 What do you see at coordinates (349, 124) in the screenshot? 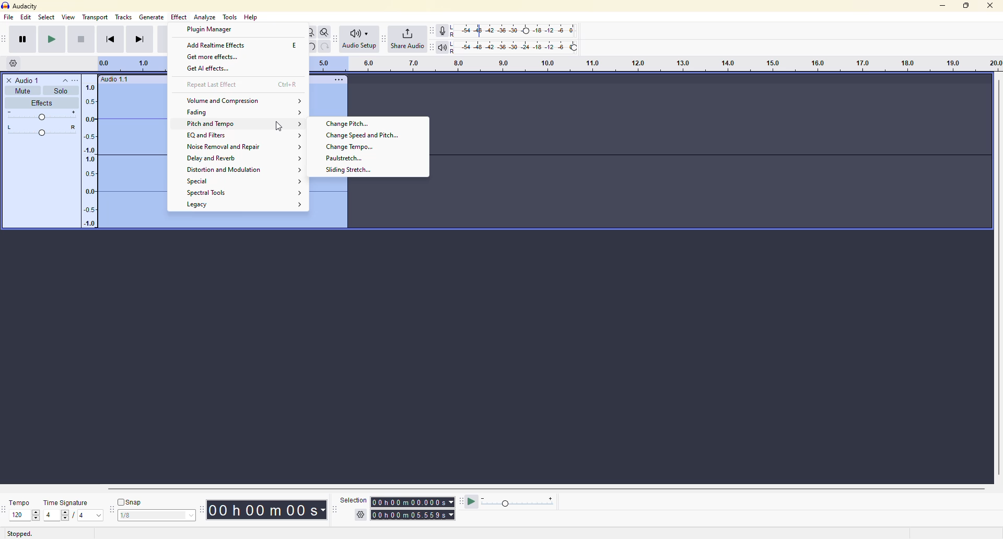
I see `change pitch` at bounding box center [349, 124].